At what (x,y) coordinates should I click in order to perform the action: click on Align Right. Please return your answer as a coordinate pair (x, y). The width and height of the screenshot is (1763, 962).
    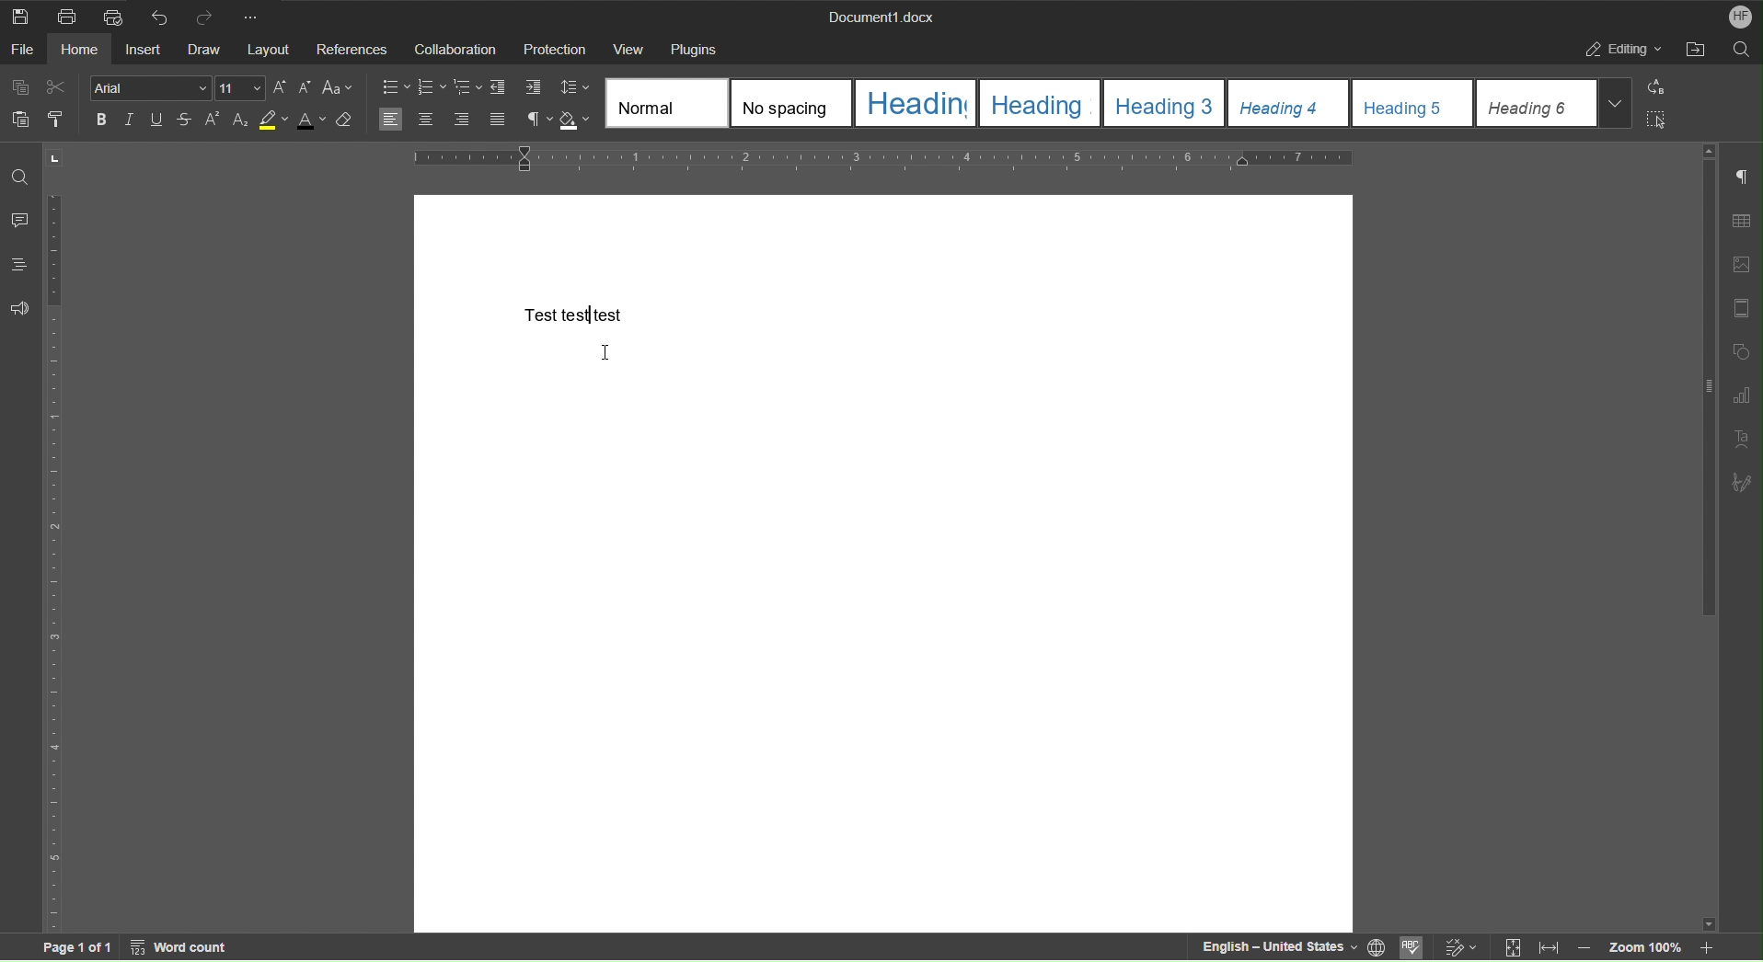
    Looking at the image, I should click on (466, 121).